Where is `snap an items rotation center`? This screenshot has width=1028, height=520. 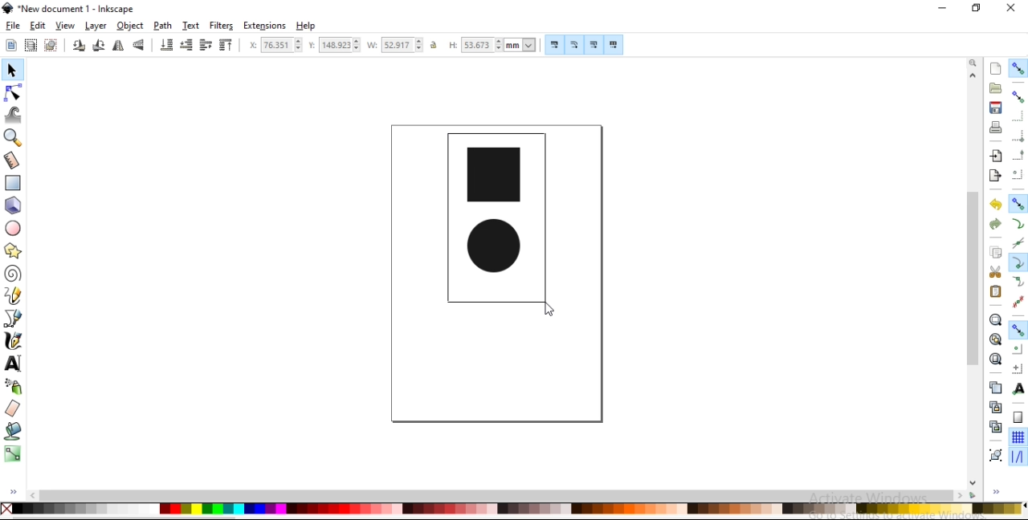
snap an items rotation center is located at coordinates (1017, 368).